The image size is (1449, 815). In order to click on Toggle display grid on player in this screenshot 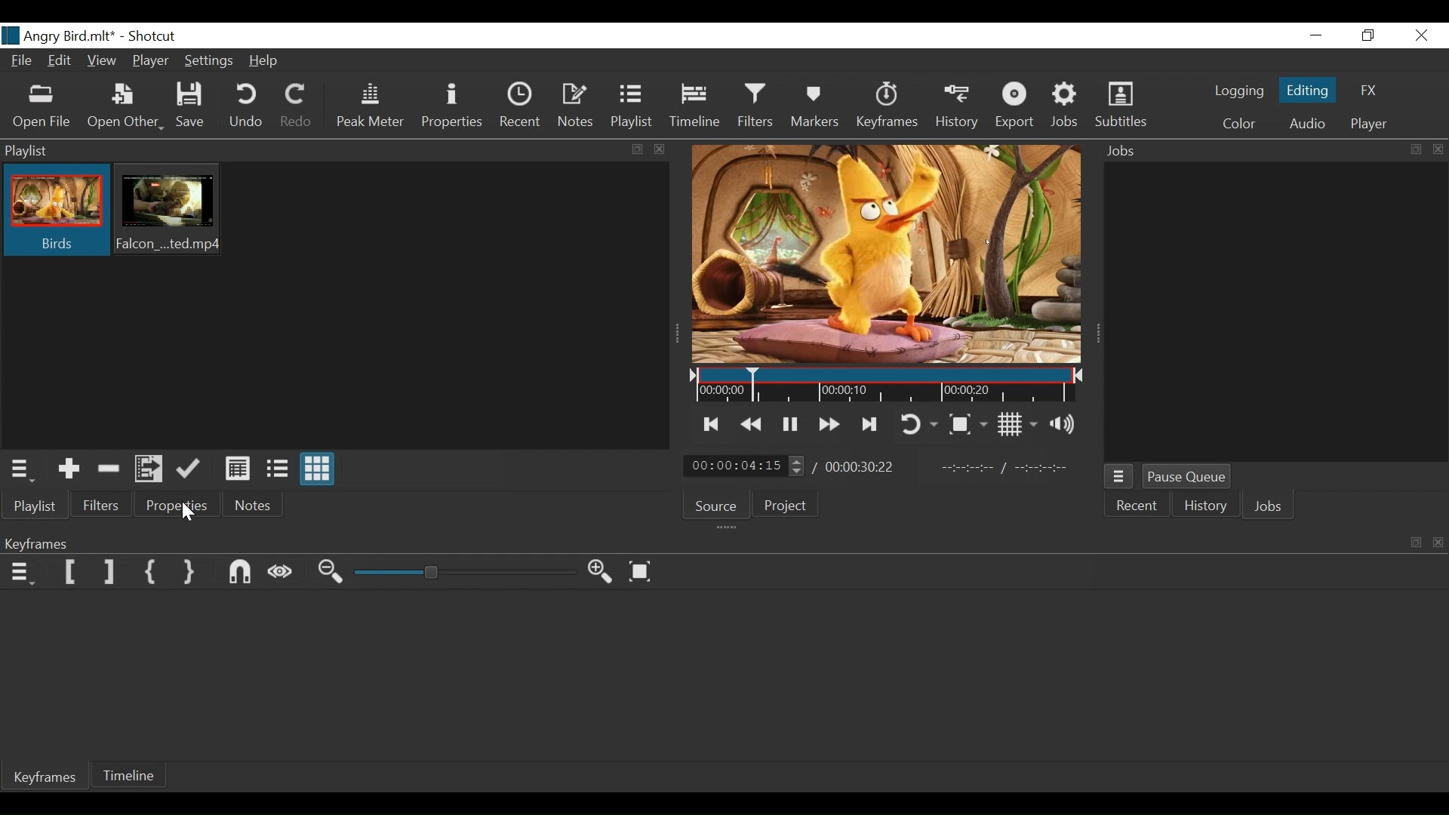, I will do `click(1020, 424)`.